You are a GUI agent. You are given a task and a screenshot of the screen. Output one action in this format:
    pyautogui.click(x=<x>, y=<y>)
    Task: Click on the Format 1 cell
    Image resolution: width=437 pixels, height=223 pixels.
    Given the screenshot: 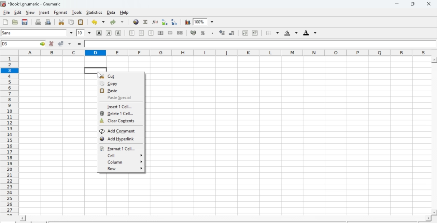 What is the action you would take?
    pyautogui.click(x=118, y=149)
    